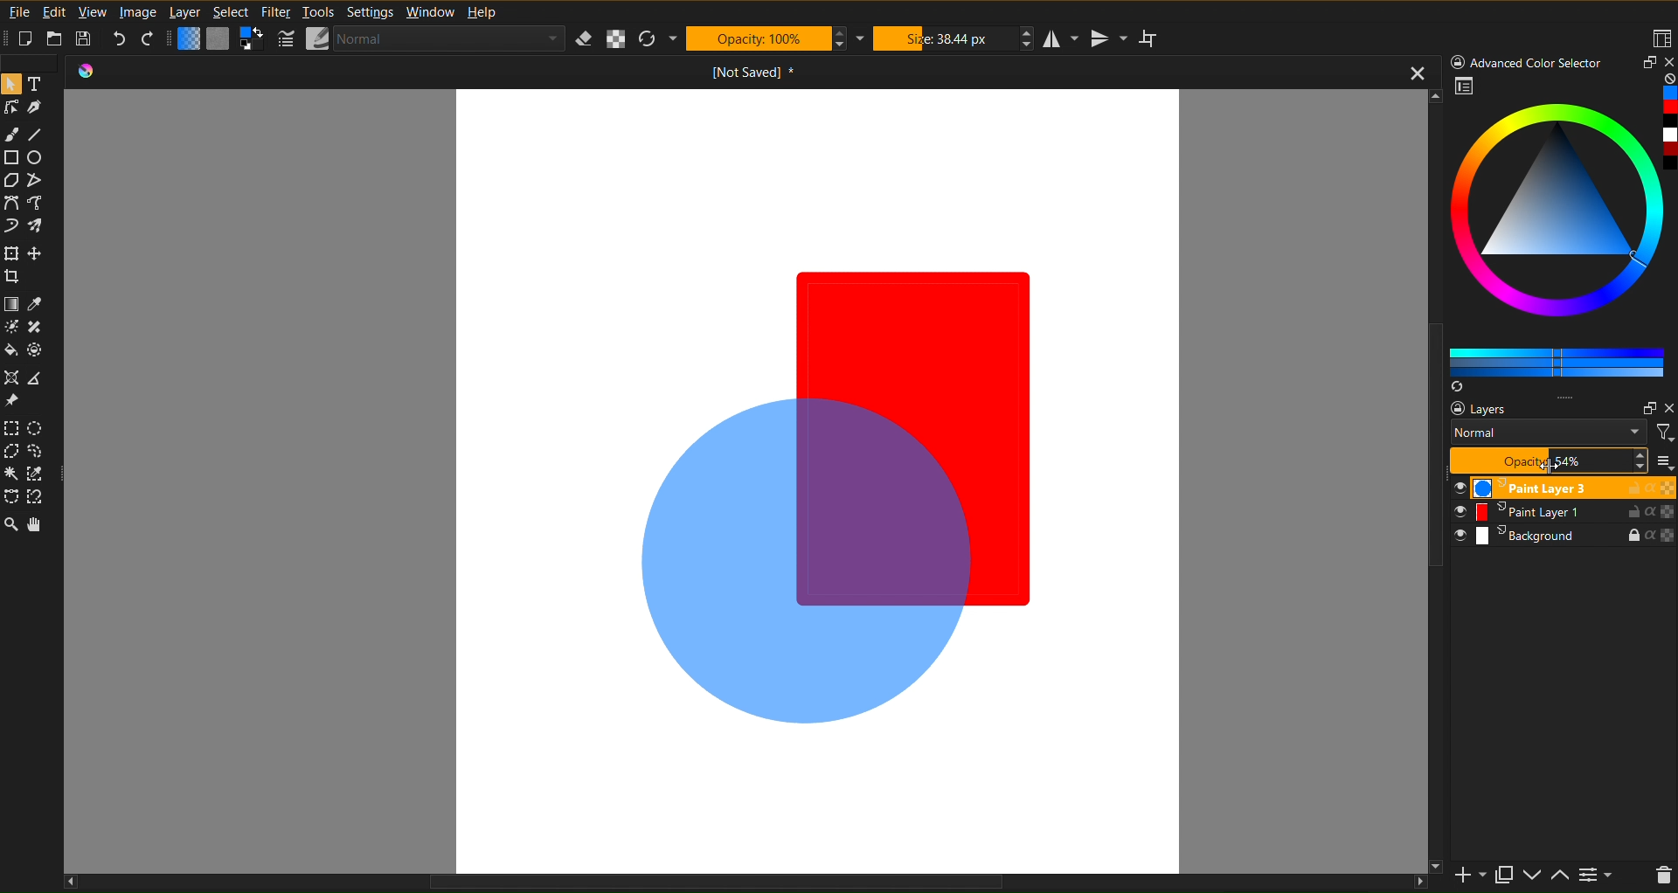  Describe the element at coordinates (1668, 63) in the screenshot. I see `close` at that location.